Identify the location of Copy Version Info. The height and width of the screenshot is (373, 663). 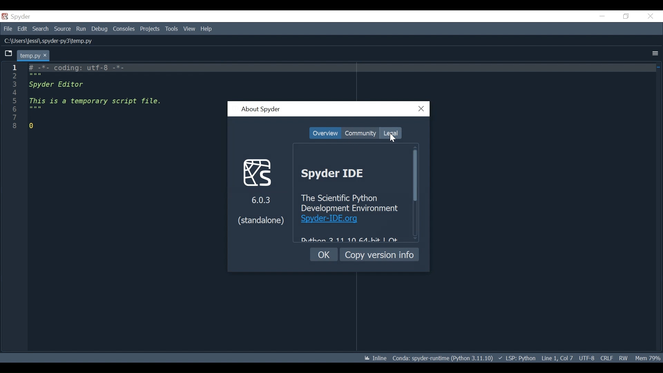
(379, 254).